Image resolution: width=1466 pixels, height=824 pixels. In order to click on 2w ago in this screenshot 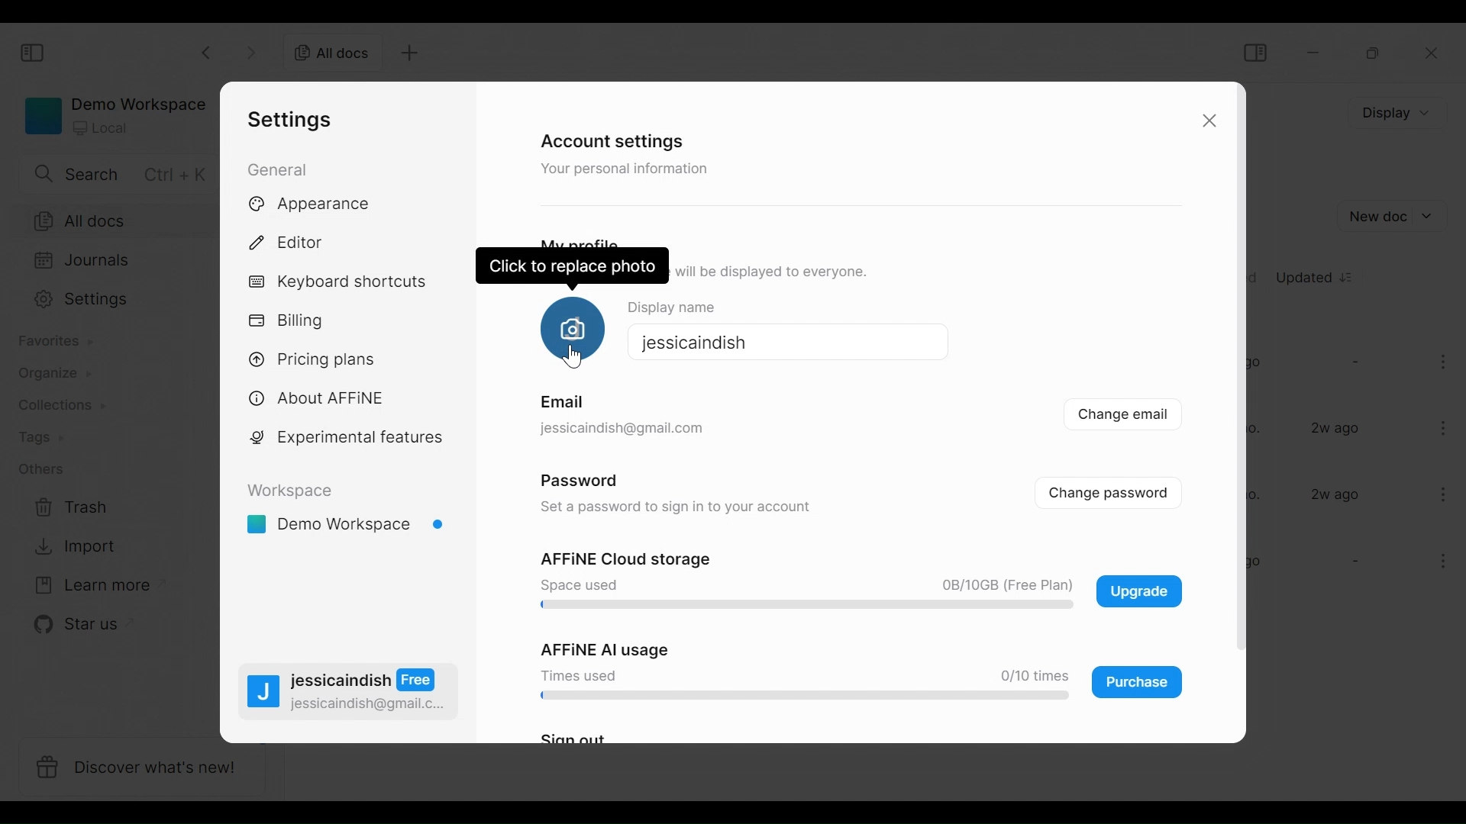, I will do `click(1338, 429)`.